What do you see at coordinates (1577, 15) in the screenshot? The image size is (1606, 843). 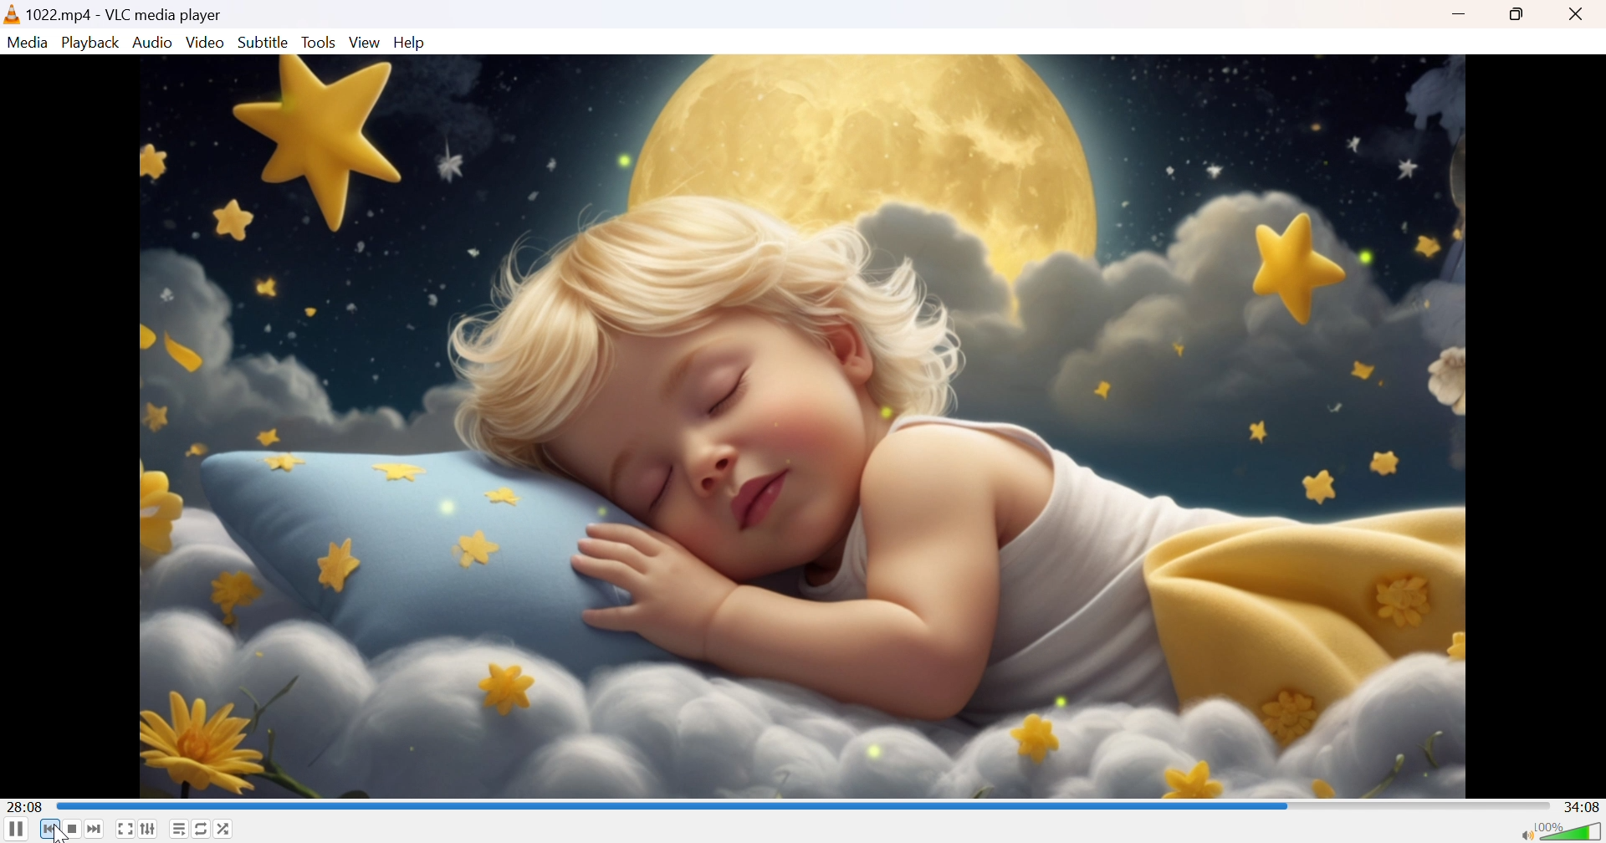 I see `Close` at bounding box center [1577, 15].